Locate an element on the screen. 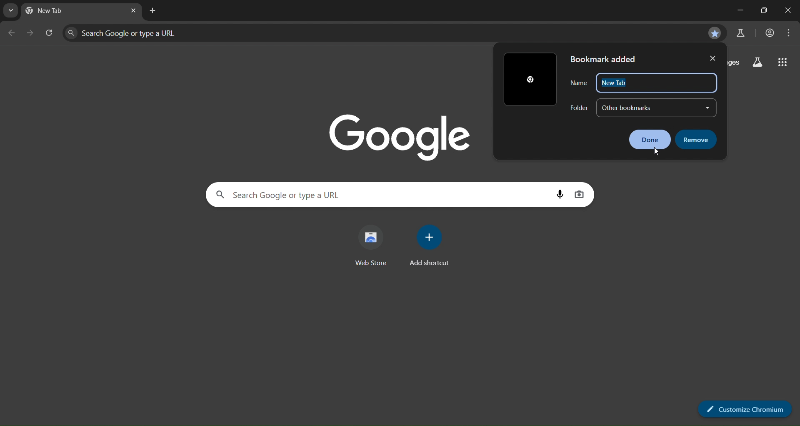 This screenshot has height=426, width=800. remove  is located at coordinates (698, 139).